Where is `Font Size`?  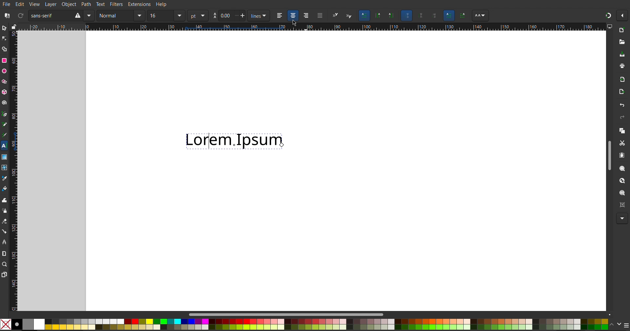
Font Size is located at coordinates (167, 15).